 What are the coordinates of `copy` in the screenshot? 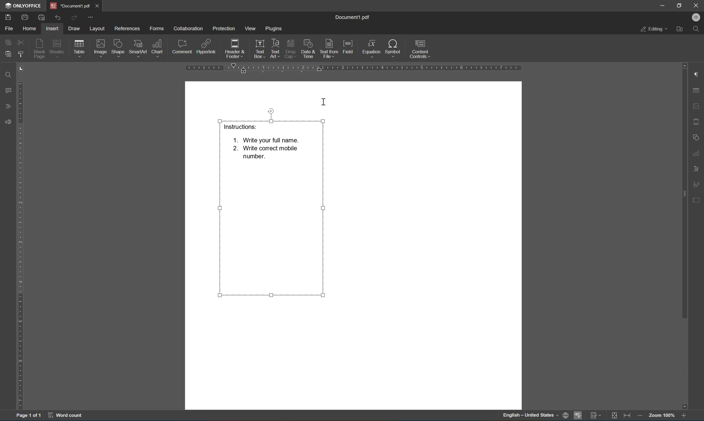 It's located at (8, 42).